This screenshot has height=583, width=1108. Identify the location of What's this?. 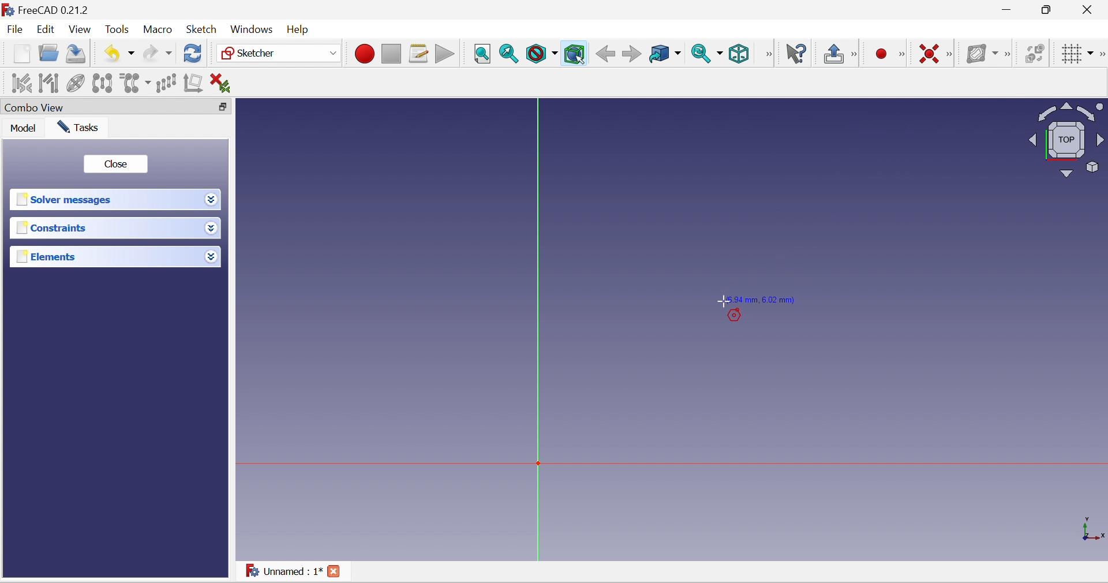
(795, 54).